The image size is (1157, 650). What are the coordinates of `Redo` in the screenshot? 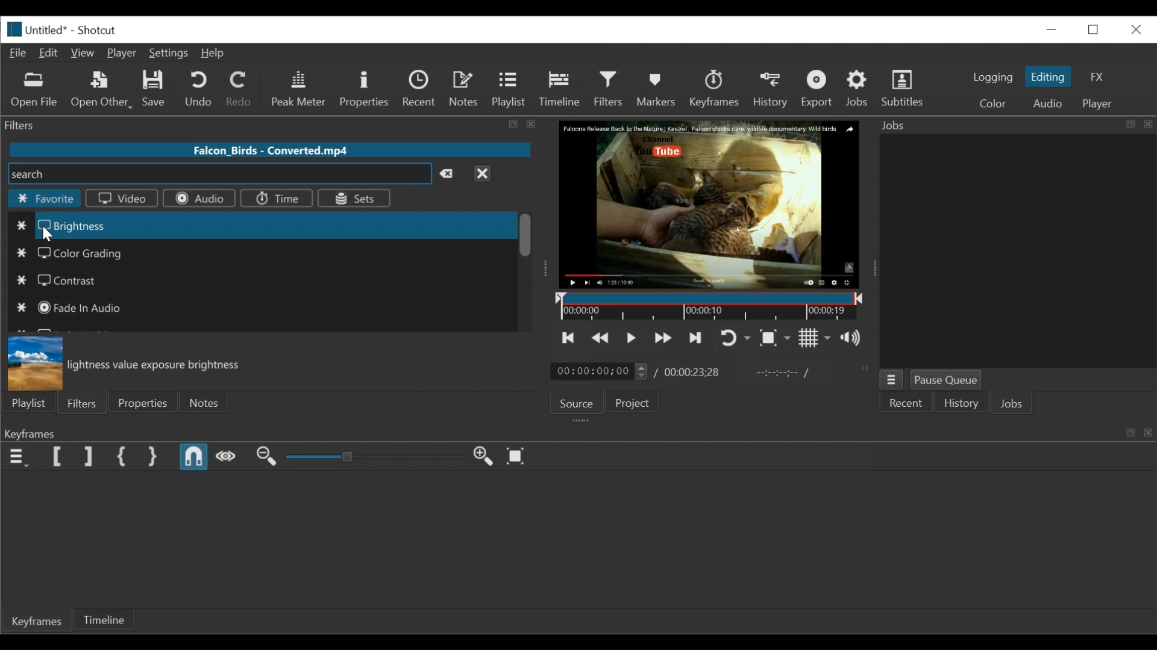 It's located at (242, 90).